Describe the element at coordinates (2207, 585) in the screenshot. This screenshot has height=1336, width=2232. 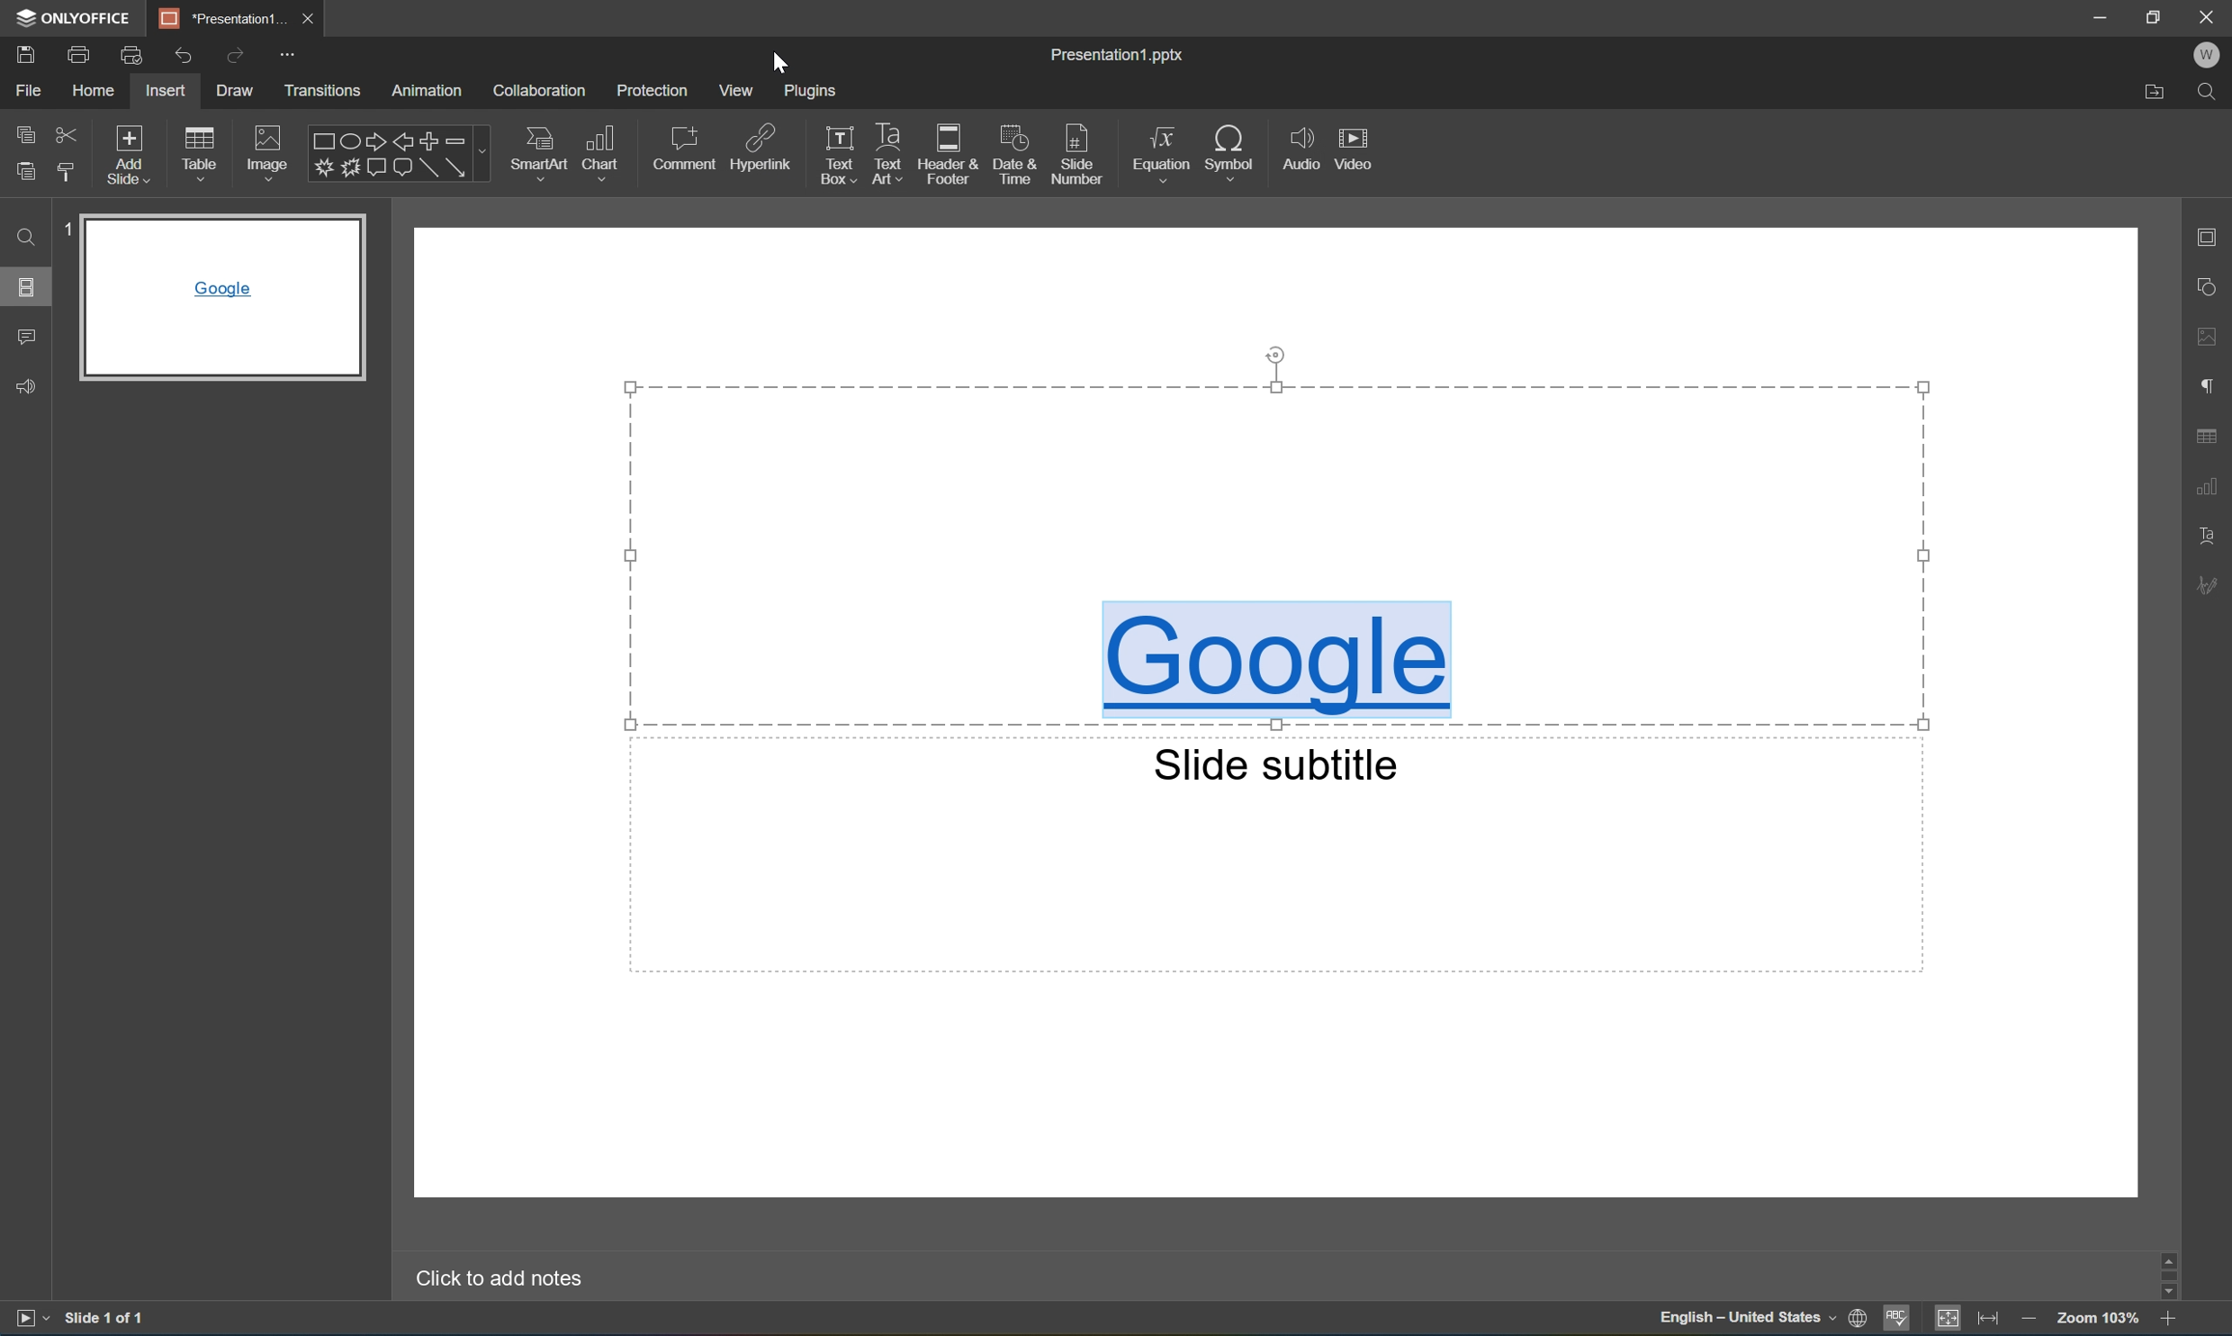
I see `Signature settings` at that location.